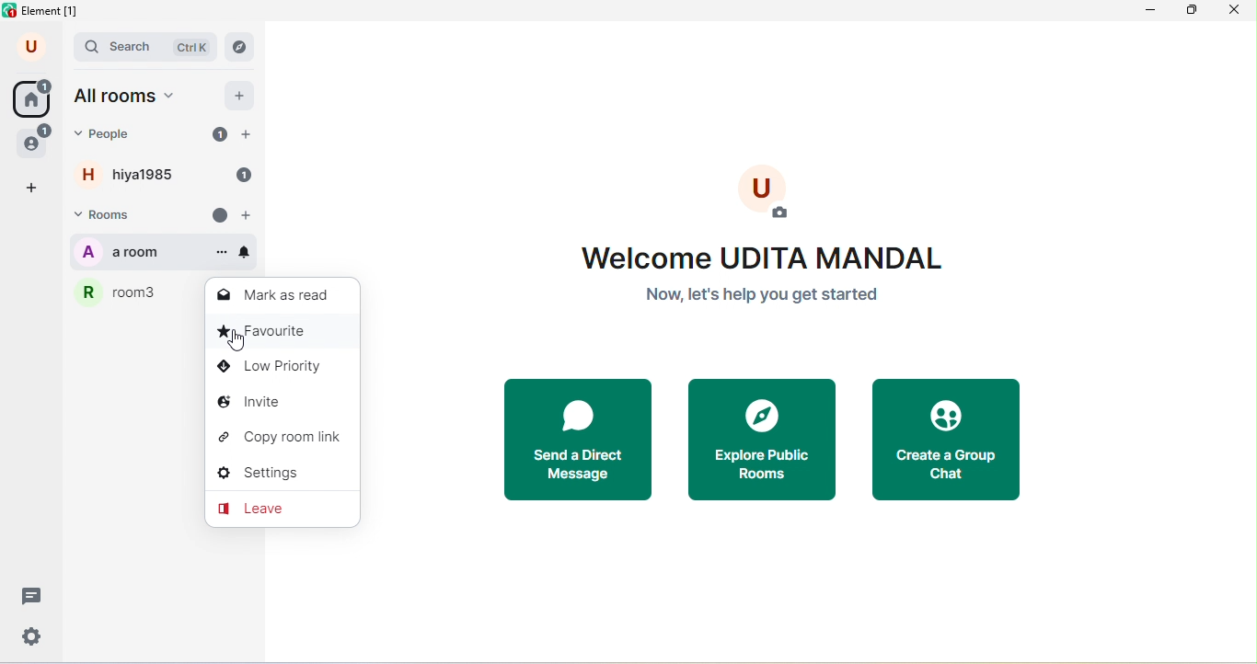 Image resolution: width=1257 pixels, height=664 pixels. I want to click on maximize, so click(1193, 13).